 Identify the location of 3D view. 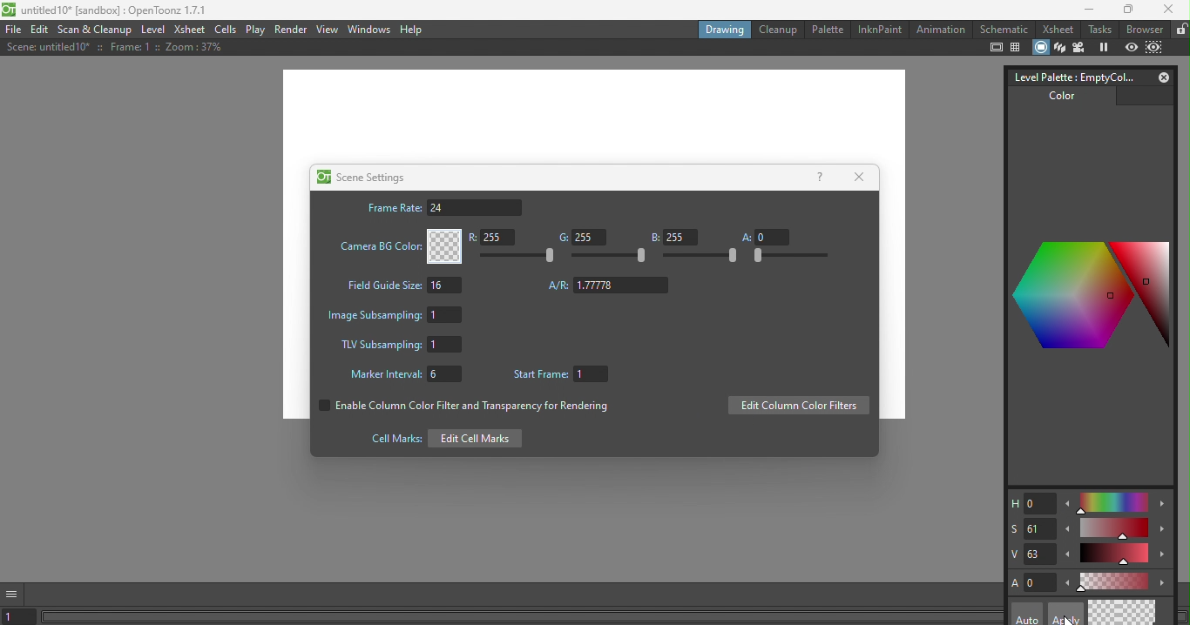
(1058, 46).